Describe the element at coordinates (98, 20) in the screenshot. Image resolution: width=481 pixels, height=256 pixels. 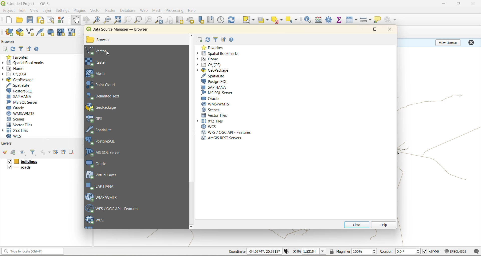
I see `zoom in` at that location.